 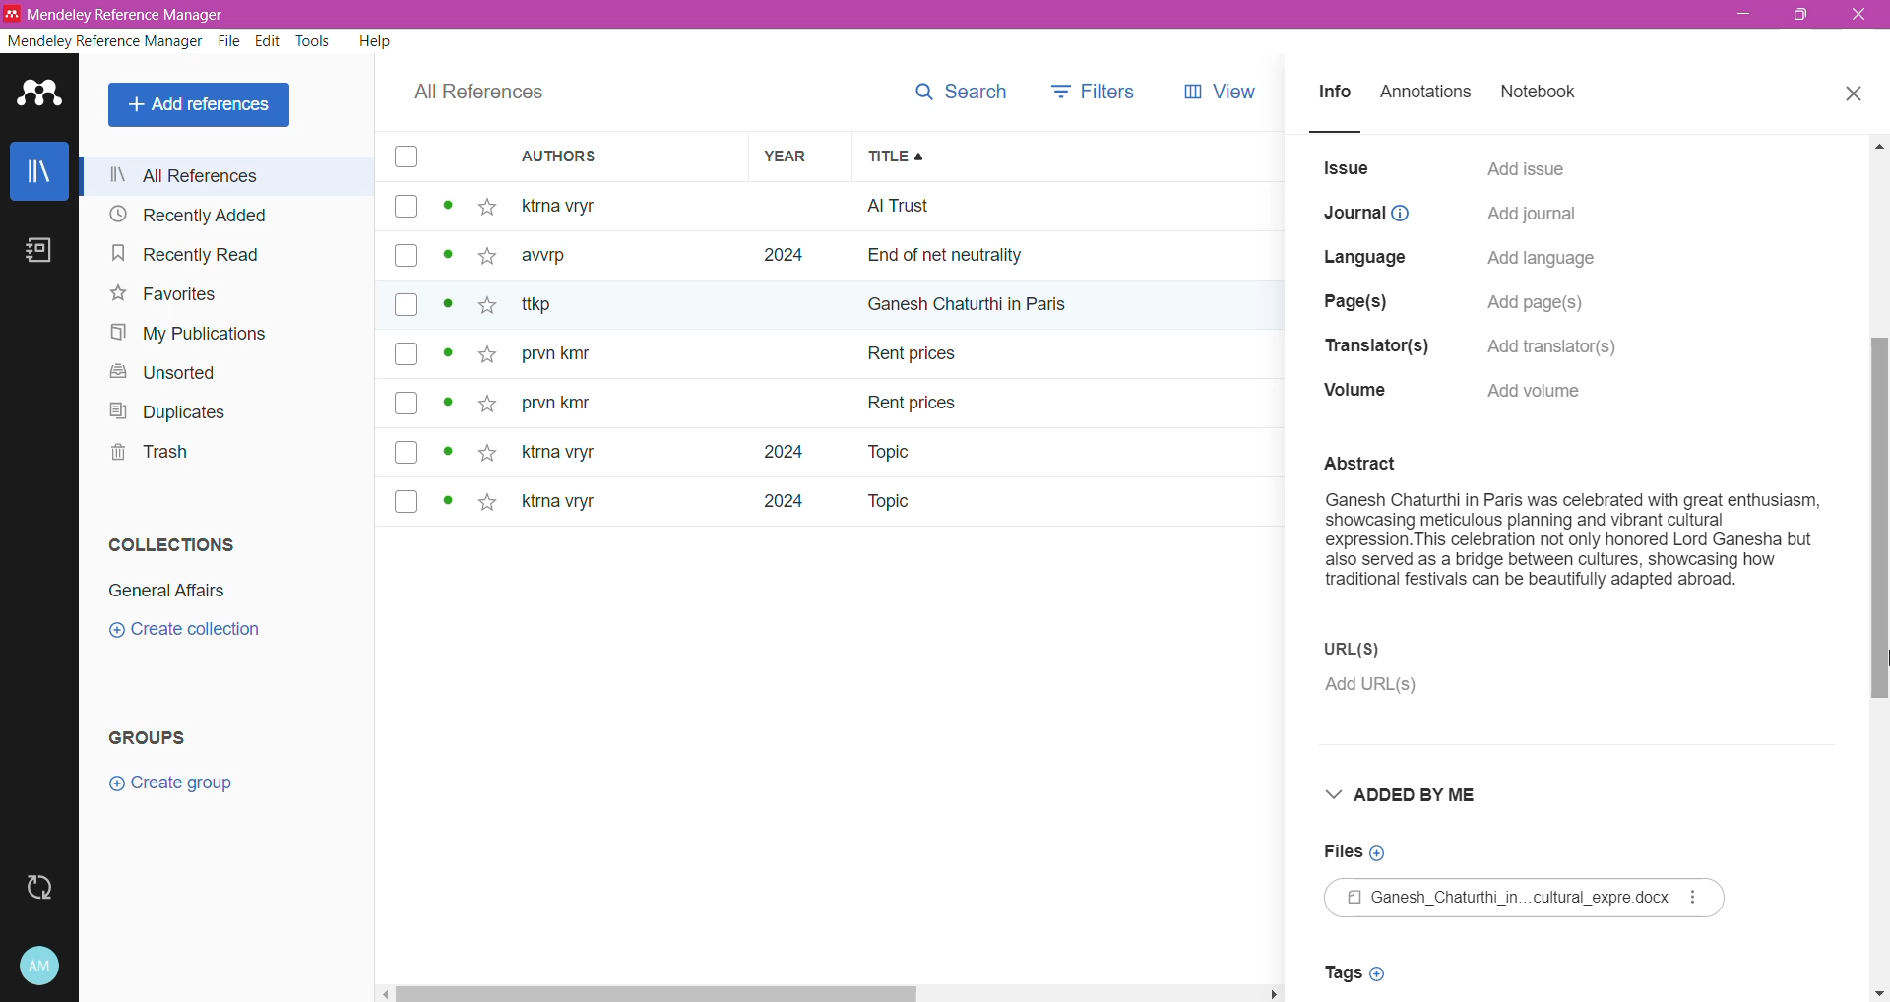 What do you see at coordinates (1356, 851) in the screenshot?
I see `Files` at bounding box center [1356, 851].